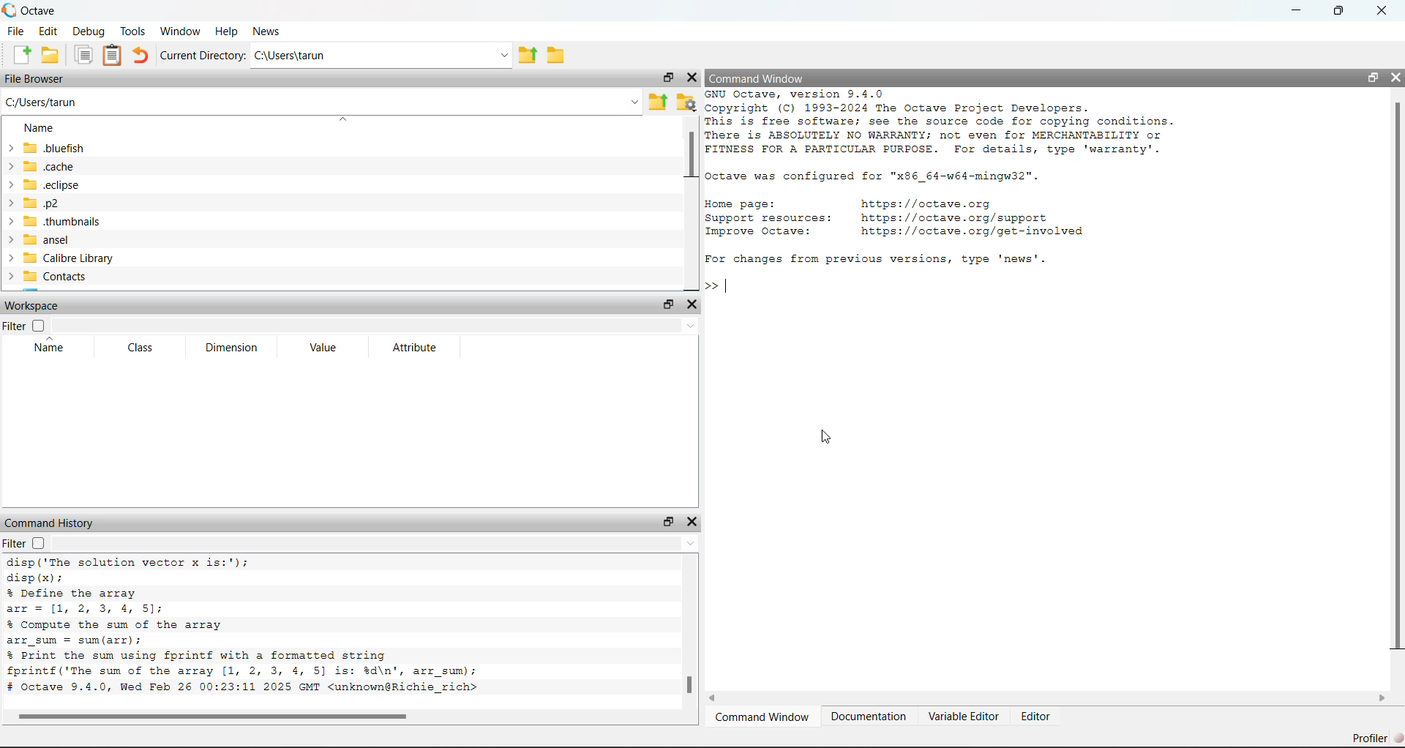  What do you see at coordinates (1394, 78) in the screenshot?
I see `Close` at bounding box center [1394, 78].